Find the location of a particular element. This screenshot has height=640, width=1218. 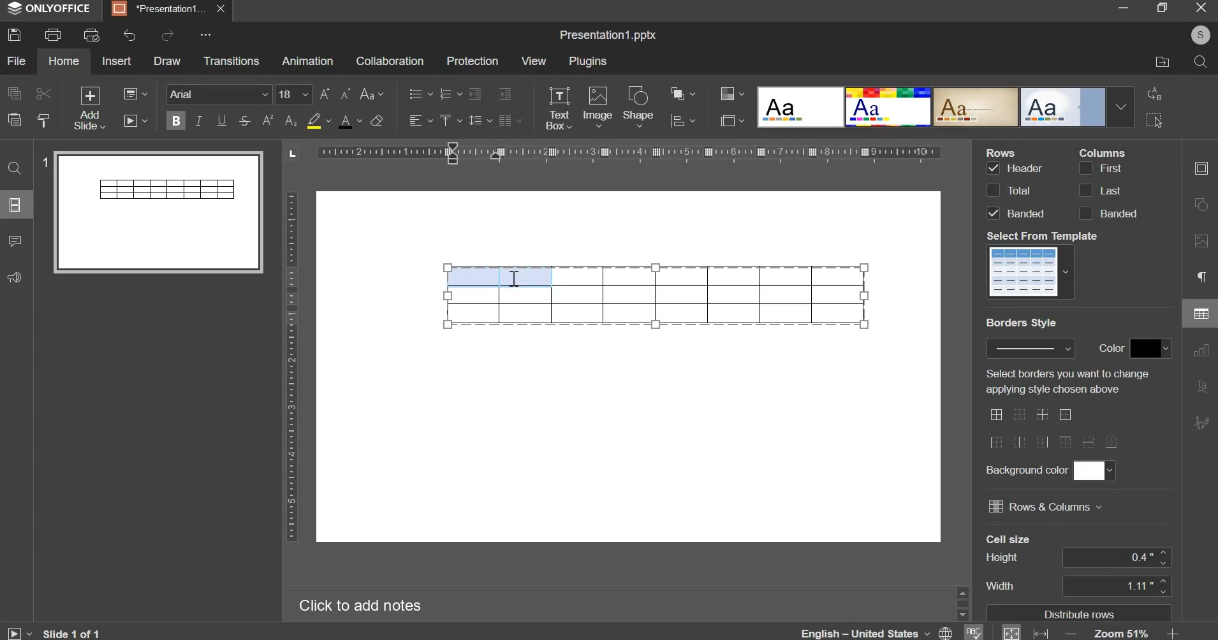

More is located at coordinates (204, 35).